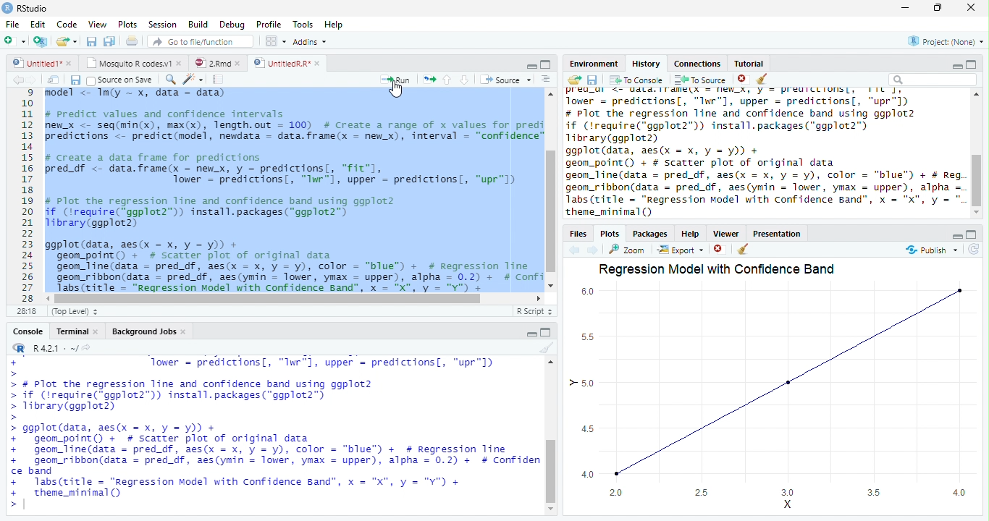 Image resolution: width=989 pixels, height=521 pixels. I want to click on File, so click(11, 24).